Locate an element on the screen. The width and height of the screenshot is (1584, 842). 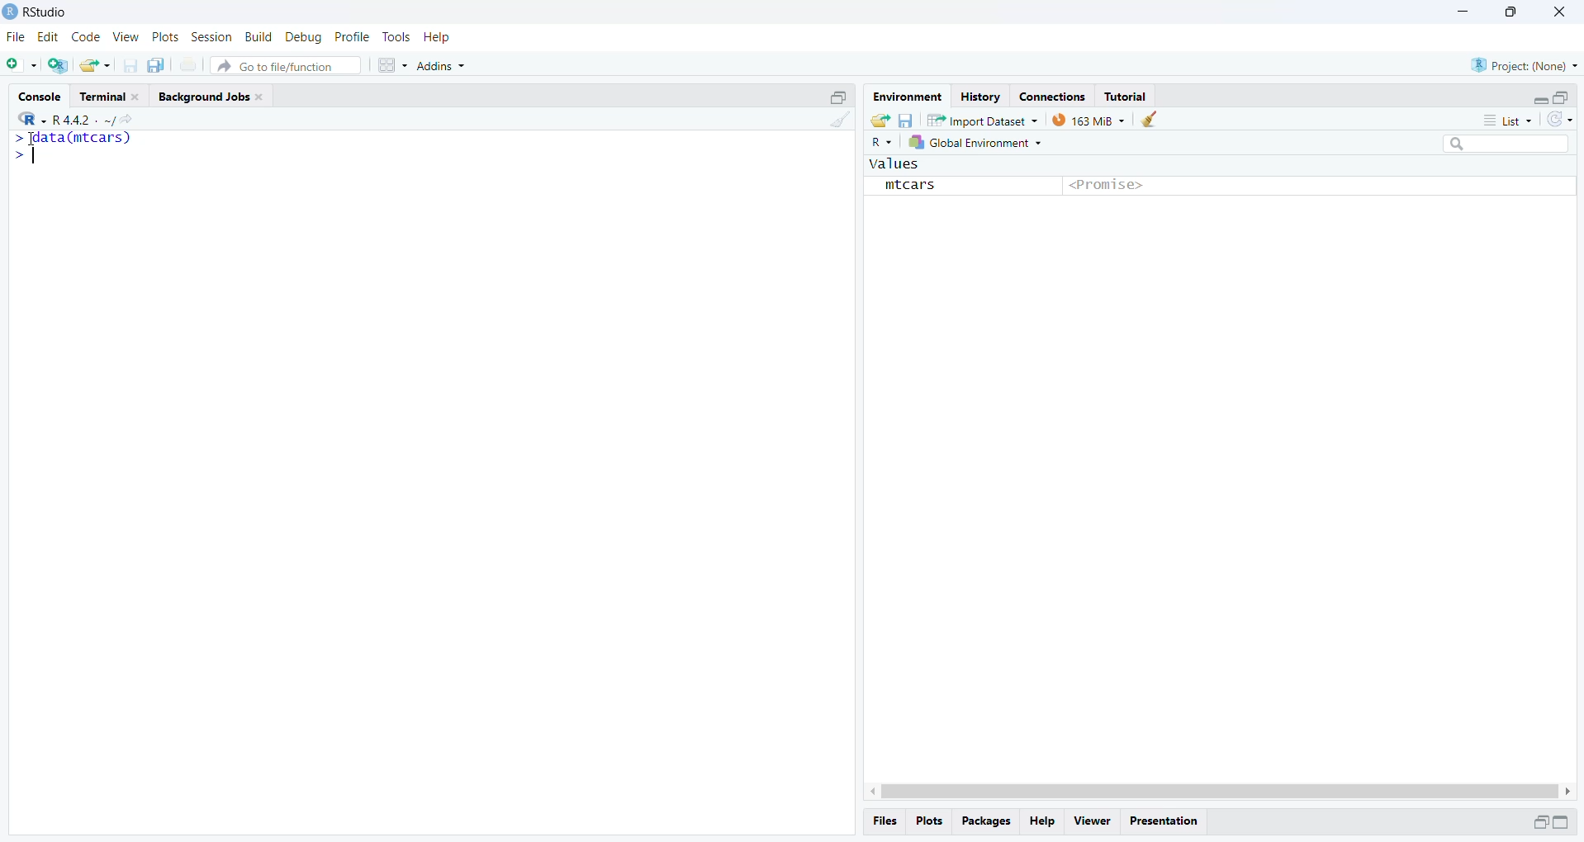
add file is located at coordinates (58, 65).